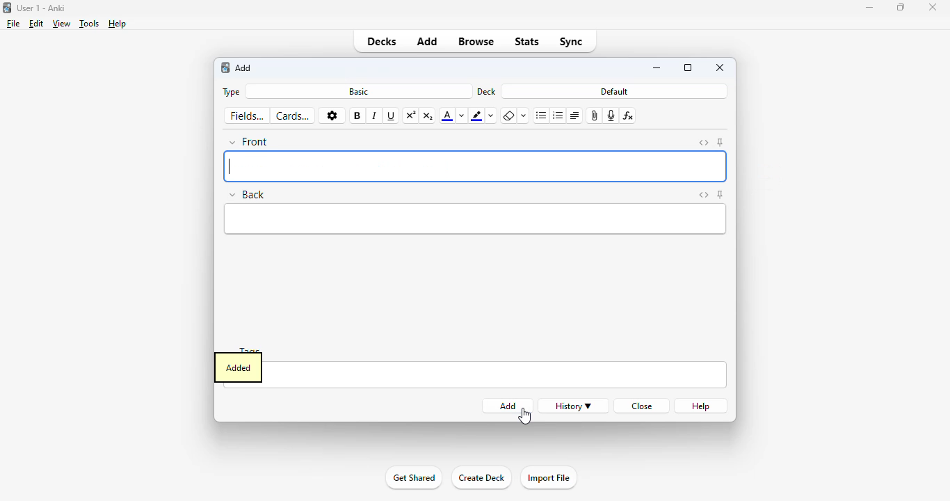 The height and width of the screenshot is (501, 950). What do you see at coordinates (331, 116) in the screenshot?
I see `options` at bounding box center [331, 116].